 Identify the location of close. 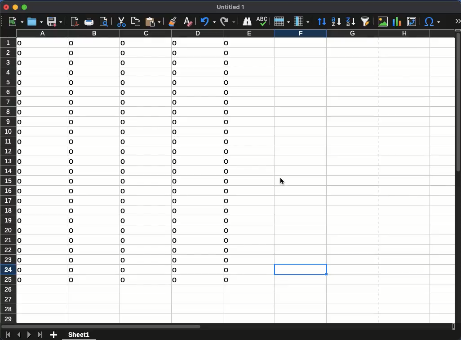
(6, 7).